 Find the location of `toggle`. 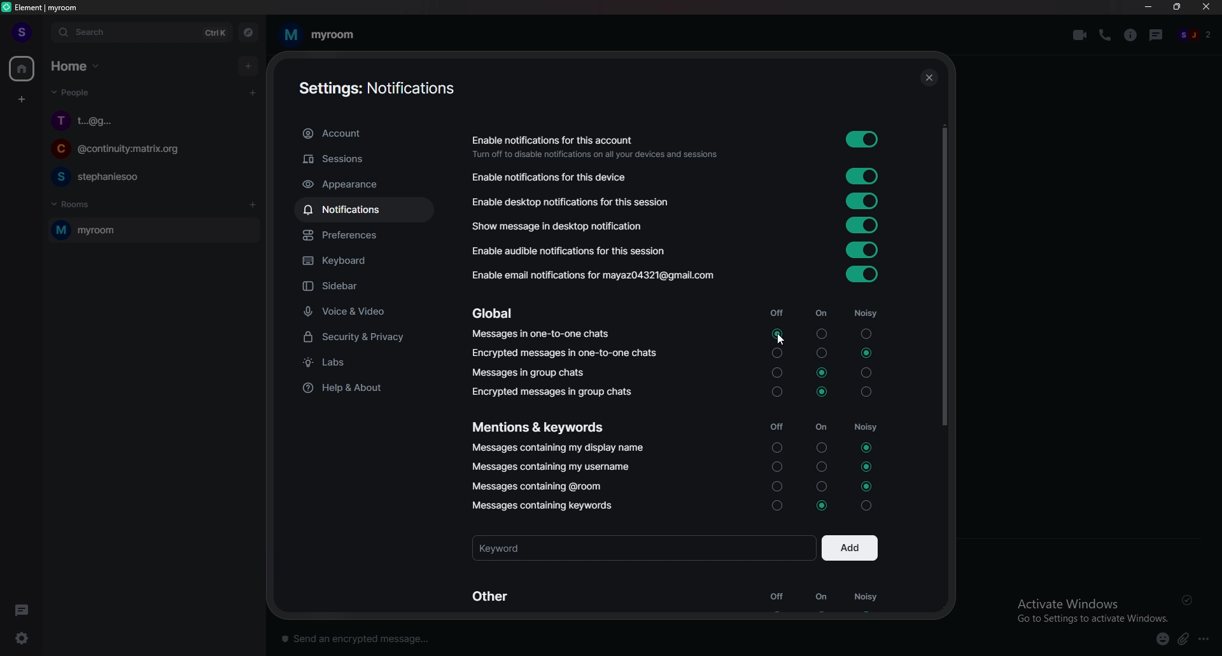

toggle is located at coordinates (862, 249).